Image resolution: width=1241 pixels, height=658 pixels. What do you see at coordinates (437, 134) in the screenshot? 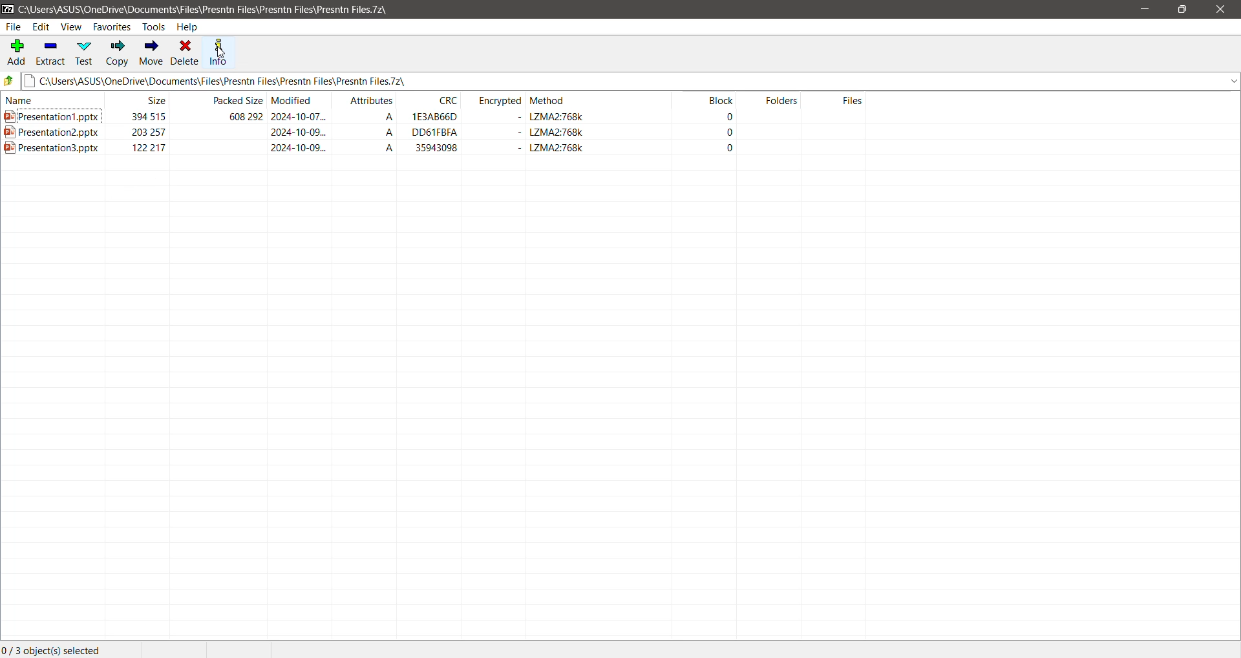
I see `DD61FBFA` at bounding box center [437, 134].